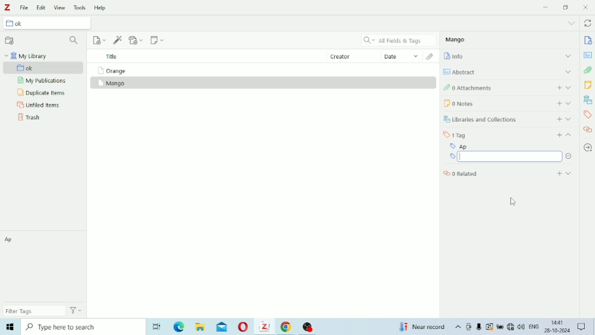 This screenshot has width=595, height=335. Describe the element at coordinates (60, 8) in the screenshot. I see `View` at that location.